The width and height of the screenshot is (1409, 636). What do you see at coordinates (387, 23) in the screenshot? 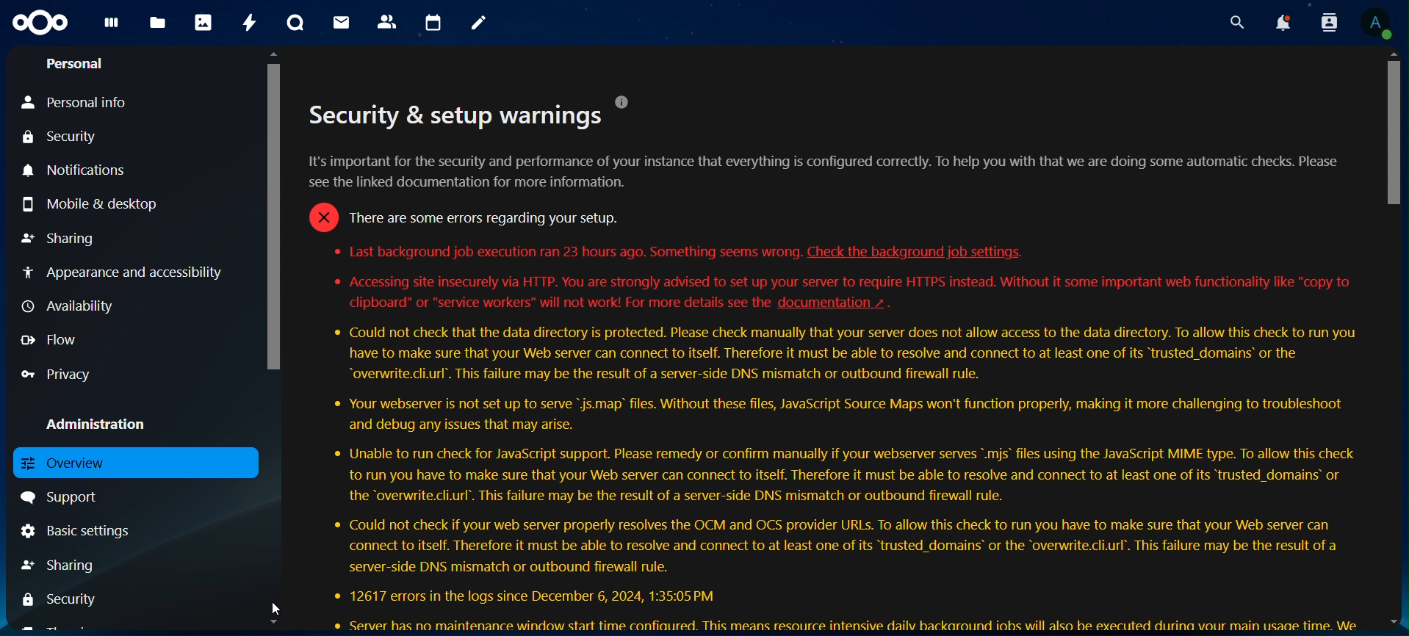
I see `contacts` at bounding box center [387, 23].